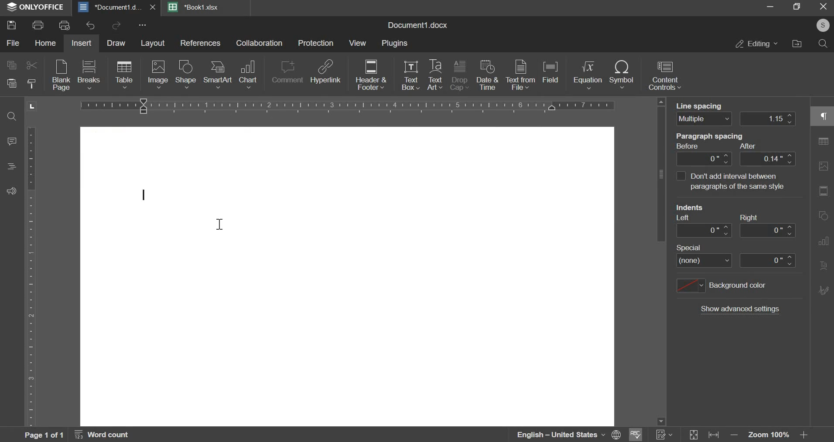 The width and height of the screenshot is (834, 442). Describe the element at coordinates (721, 286) in the screenshot. I see `background color` at that location.